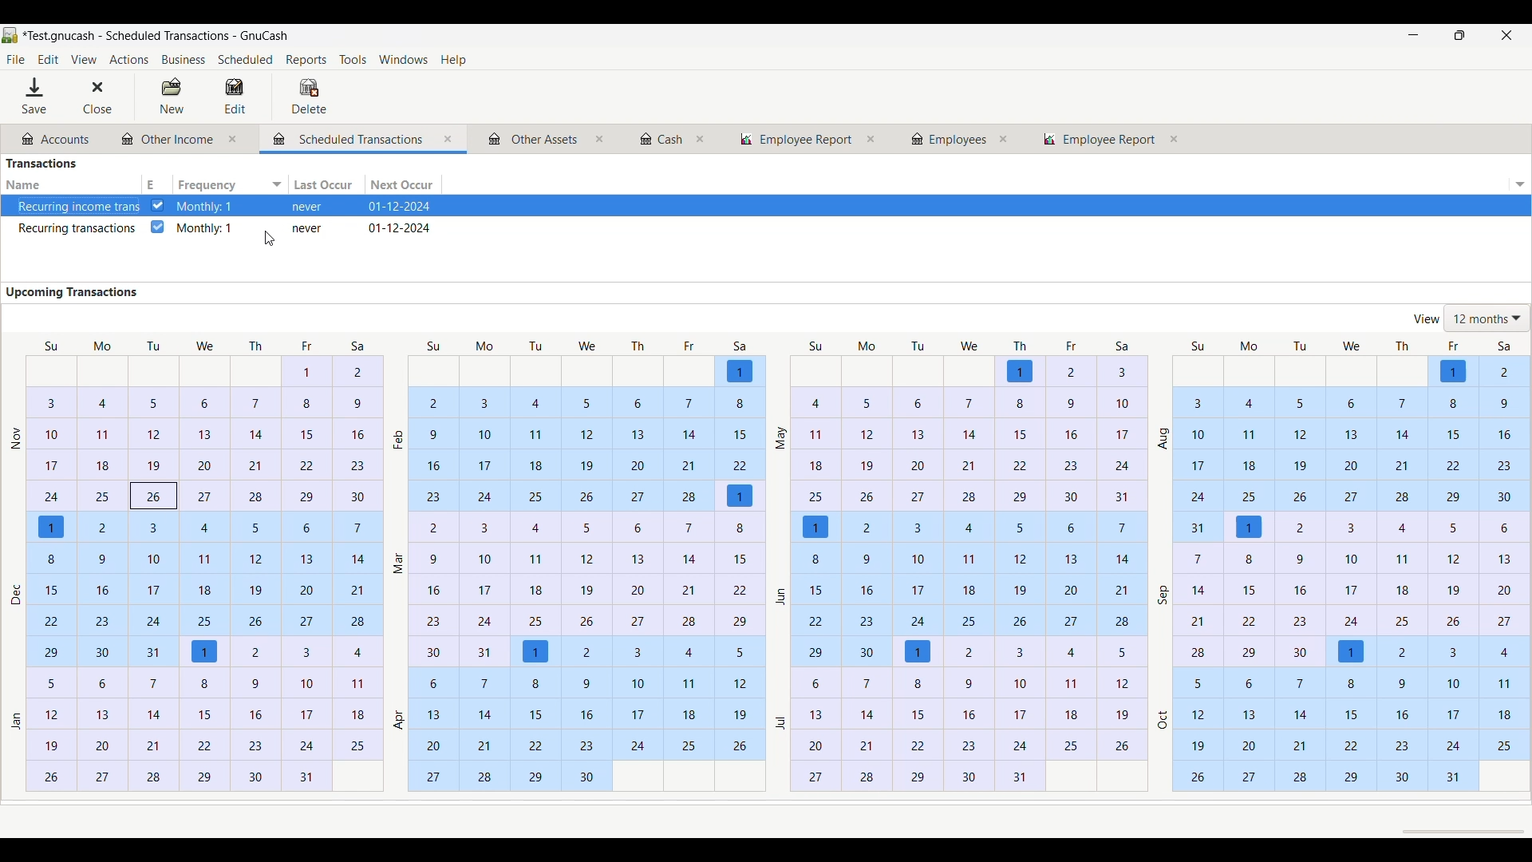 The image size is (1532, 862). Describe the element at coordinates (15, 60) in the screenshot. I see `File menu` at that location.